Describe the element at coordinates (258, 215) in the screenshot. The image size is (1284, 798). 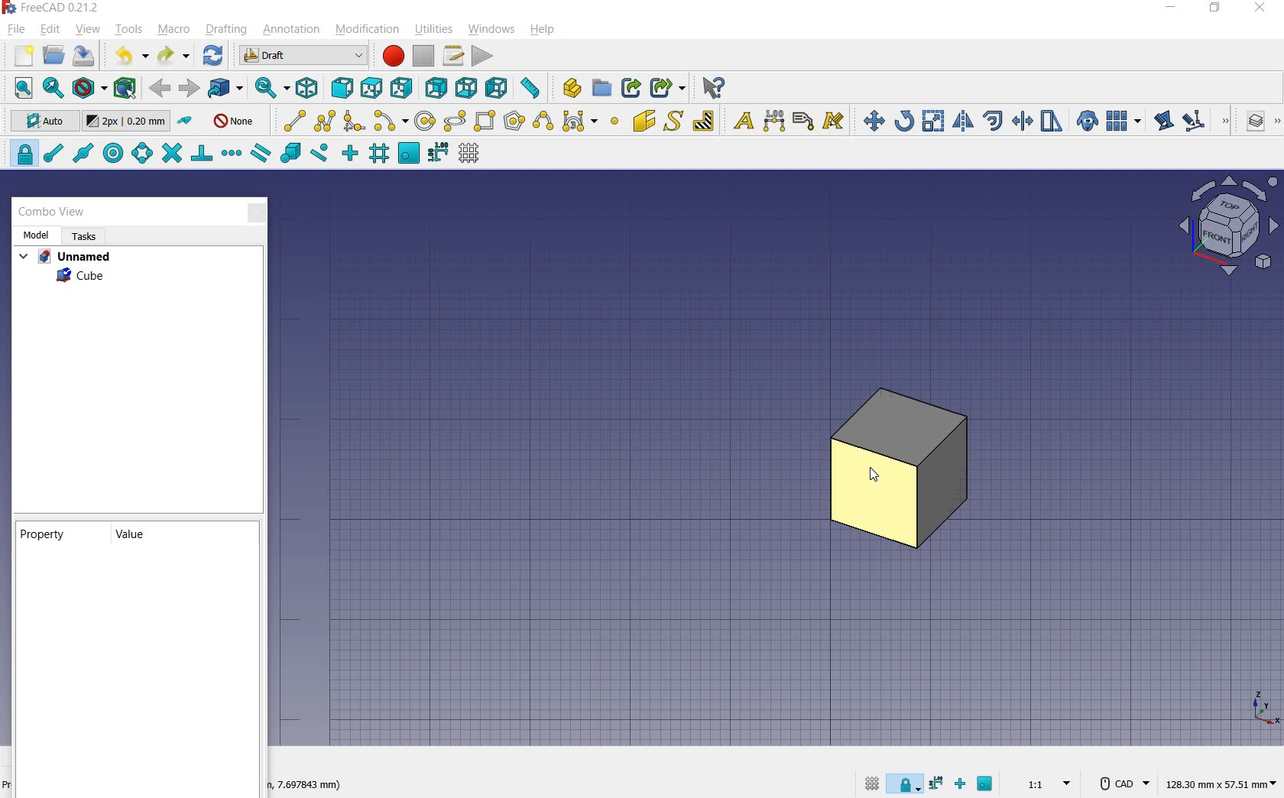
I see `close` at that location.